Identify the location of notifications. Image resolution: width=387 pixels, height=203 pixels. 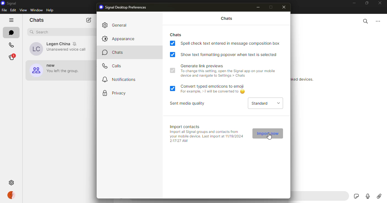
(121, 79).